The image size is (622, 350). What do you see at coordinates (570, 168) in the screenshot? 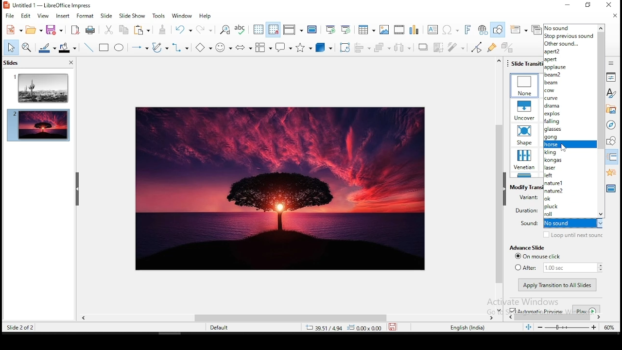
I see `laser` at bounding box center [570, 168].